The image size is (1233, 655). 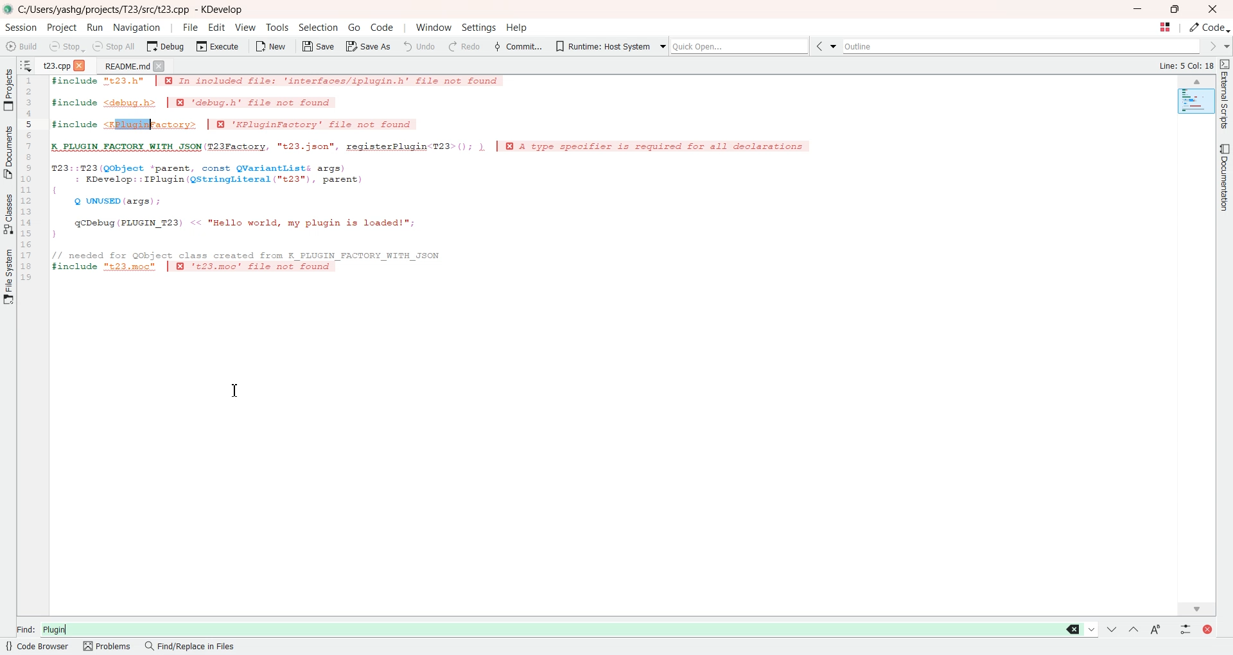 What do you see at coordinates (245, 27) in the screenshot?
I see `View` at bounding box center [245, 27].